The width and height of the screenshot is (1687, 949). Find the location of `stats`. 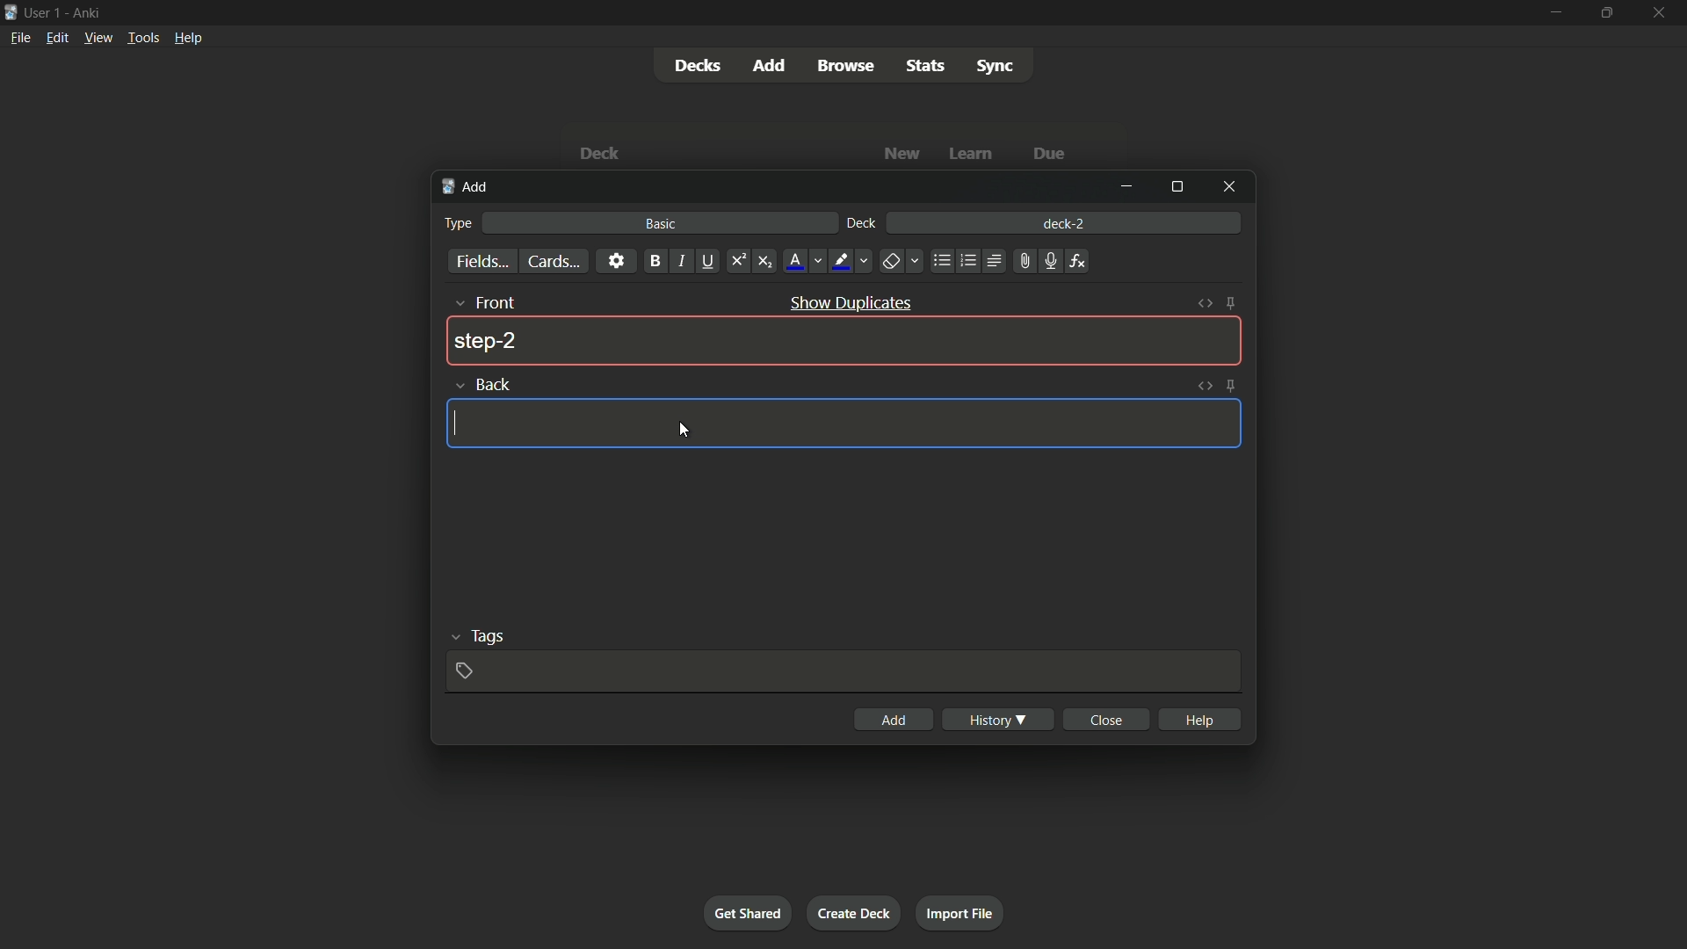

stats is located at coordinates (925, 65).